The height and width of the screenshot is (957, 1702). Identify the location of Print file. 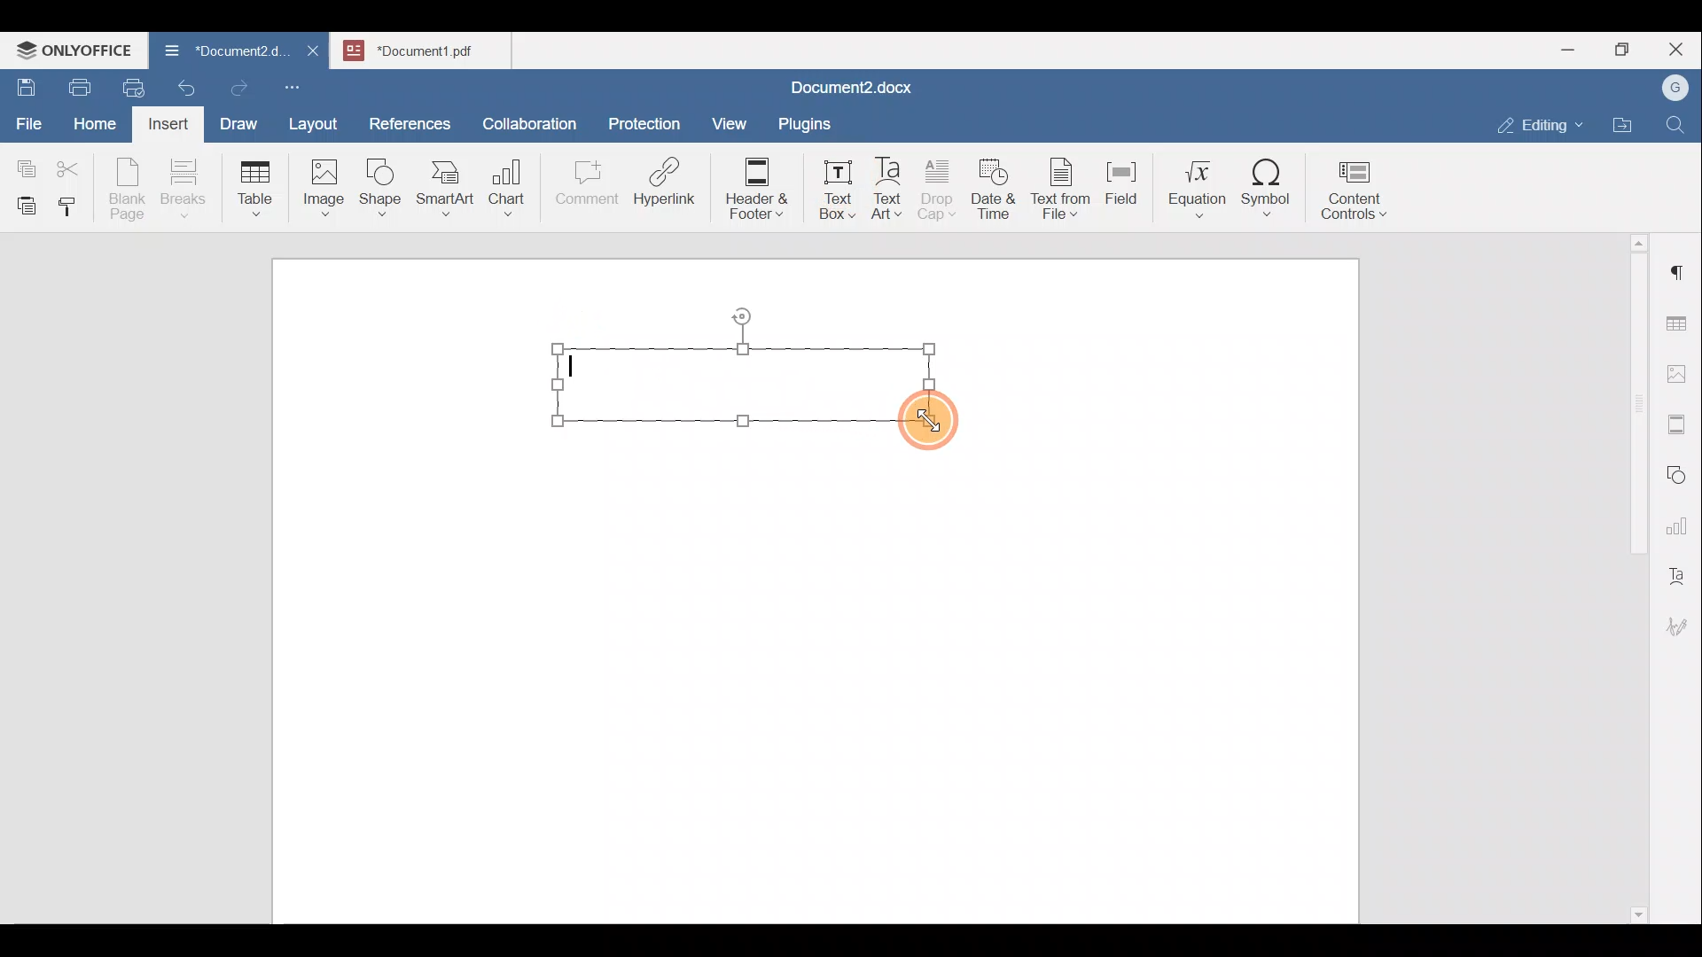
(76, 84).